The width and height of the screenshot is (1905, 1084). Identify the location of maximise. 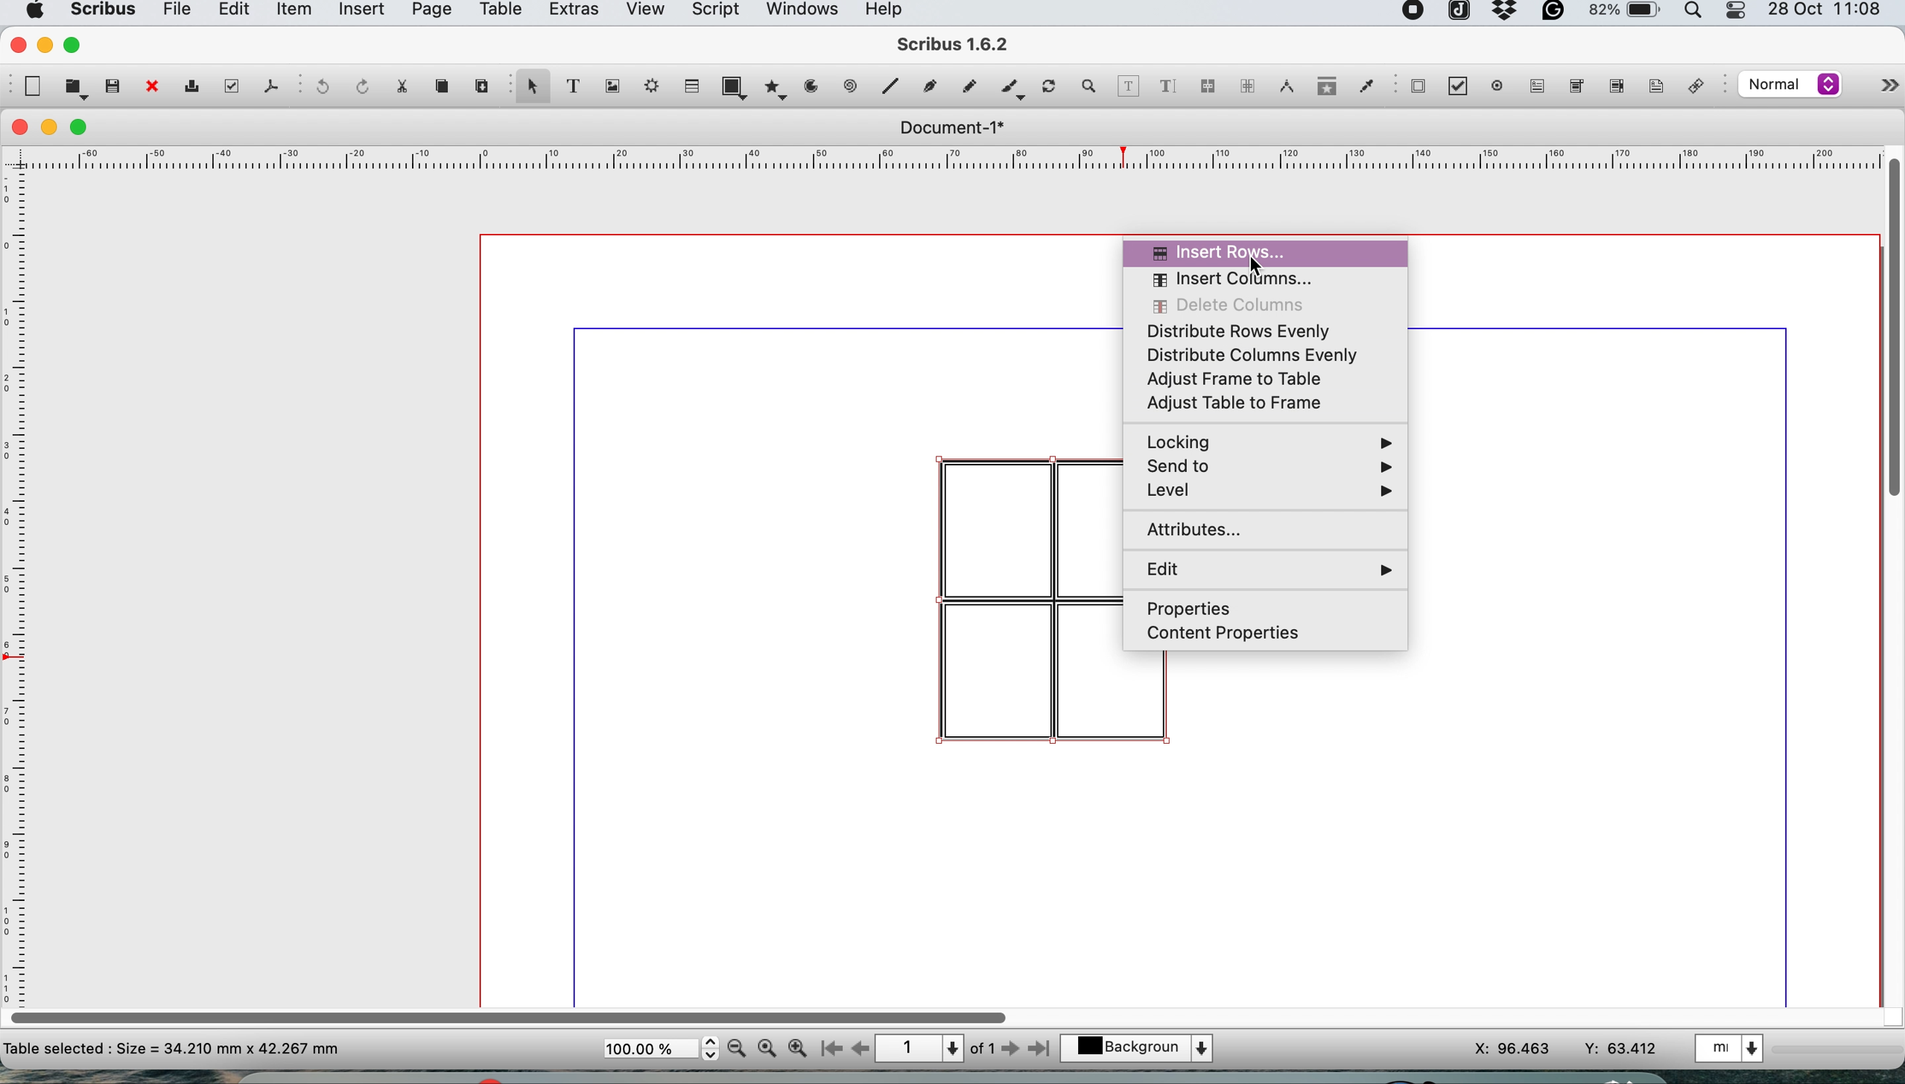
(76, 44).